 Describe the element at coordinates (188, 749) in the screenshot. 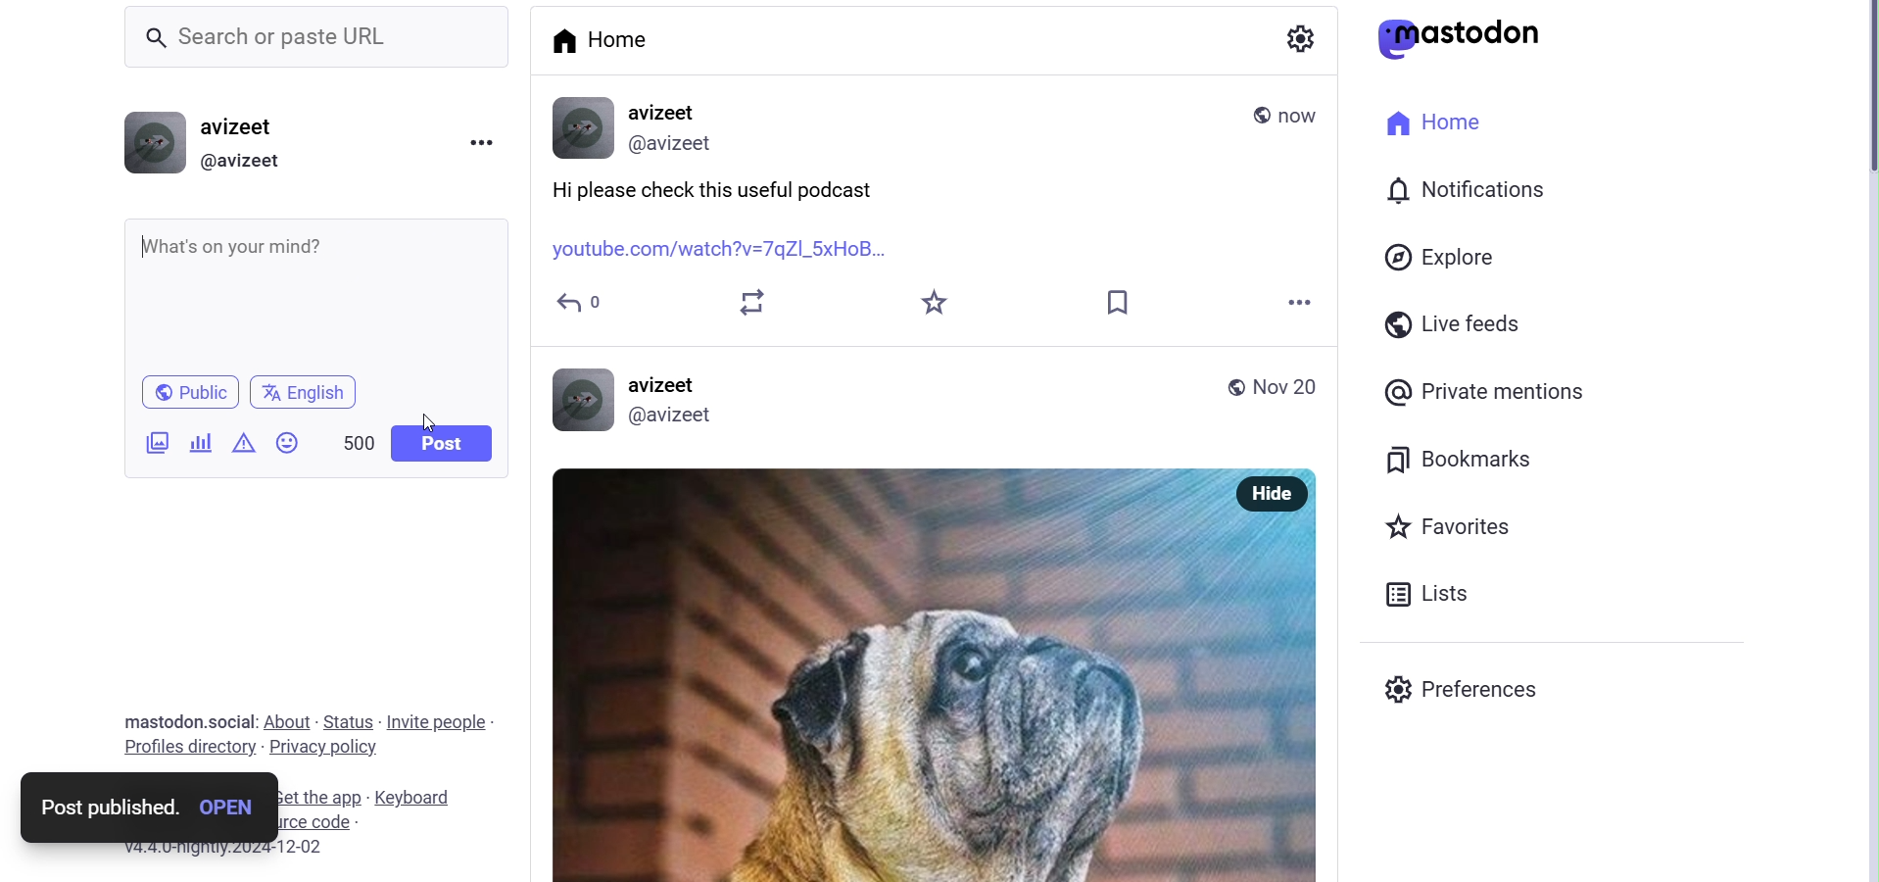

I see `profiles directory` at that location.